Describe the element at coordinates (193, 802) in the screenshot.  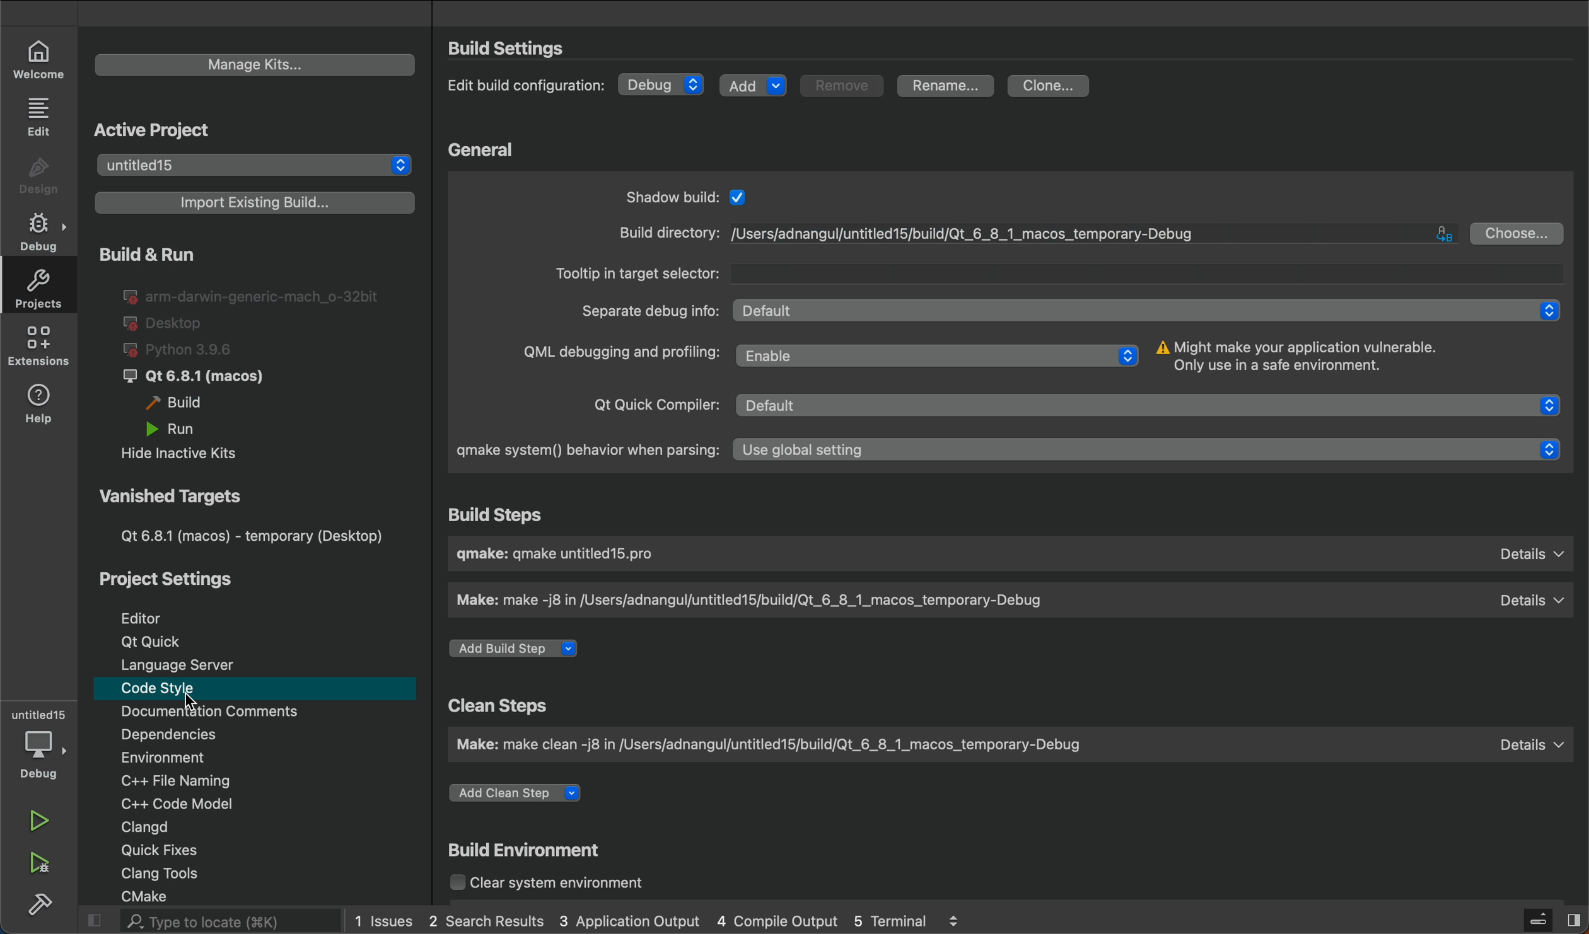
I see `c-- code modal` at that location.